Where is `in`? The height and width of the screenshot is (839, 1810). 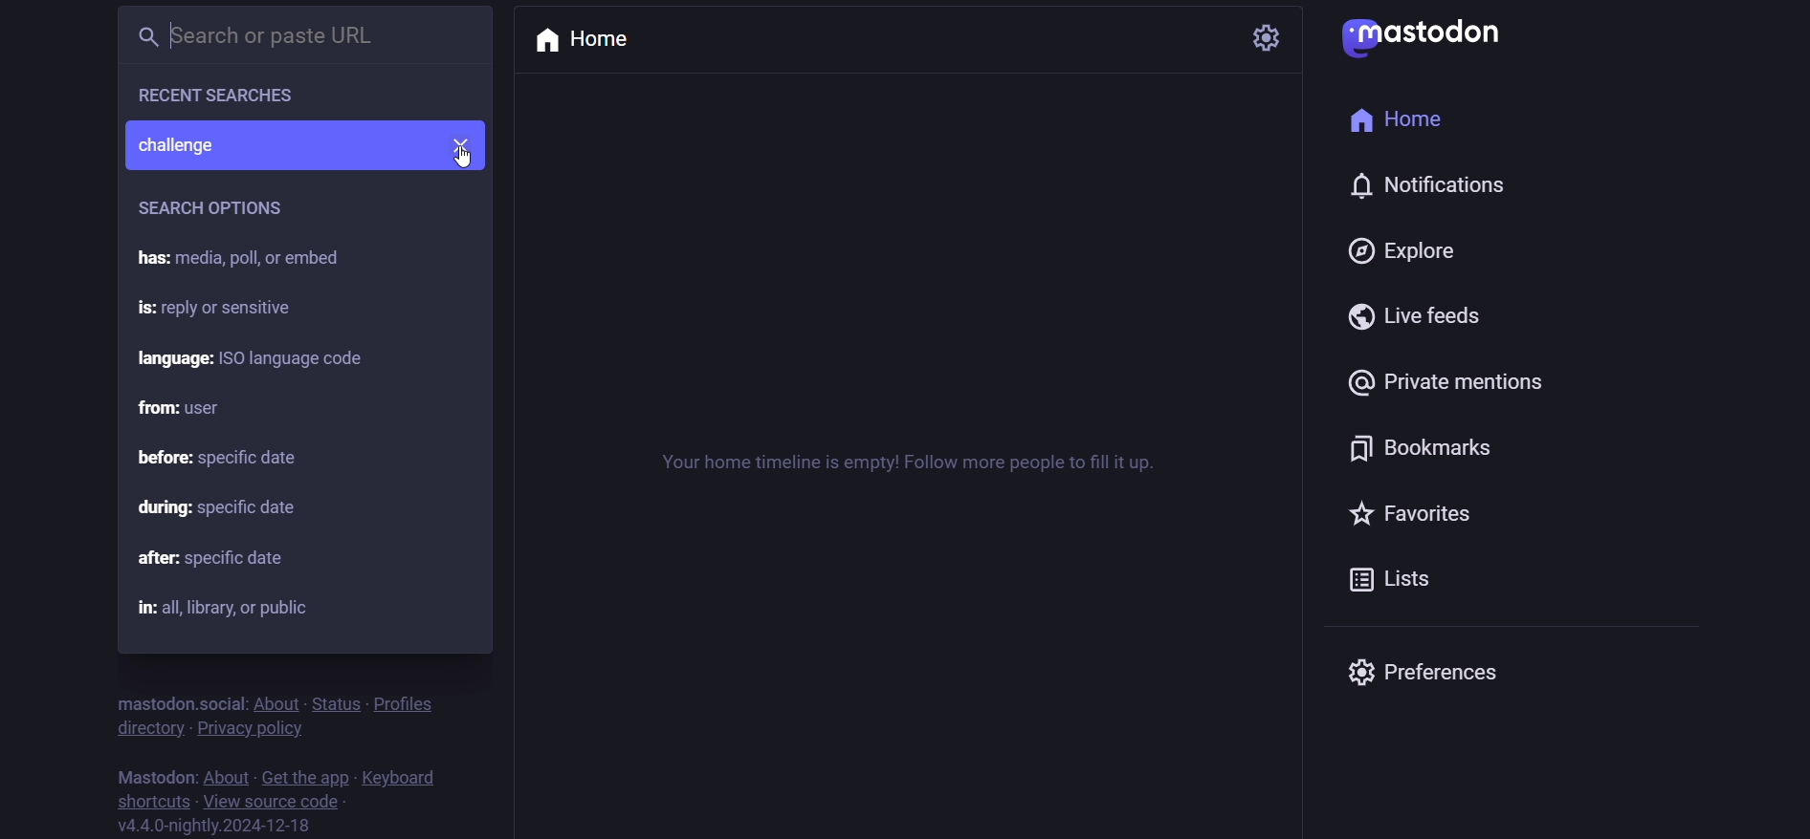
in is located at coordinates (219, 603).